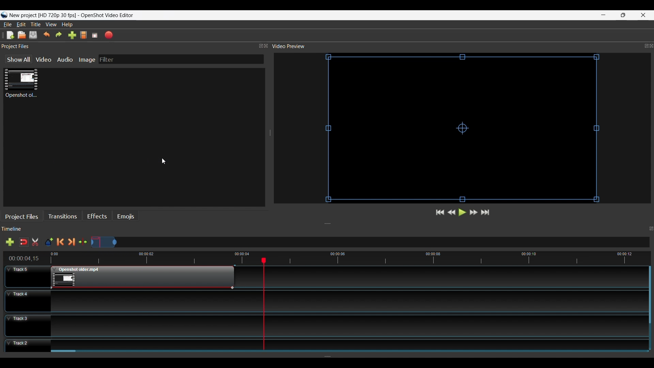 The height and width of the screenshot is (368, 654). What do you see at coordinates (28, 325) in the screenshot?
I see `Track Header` at bounding box center [28, 325].